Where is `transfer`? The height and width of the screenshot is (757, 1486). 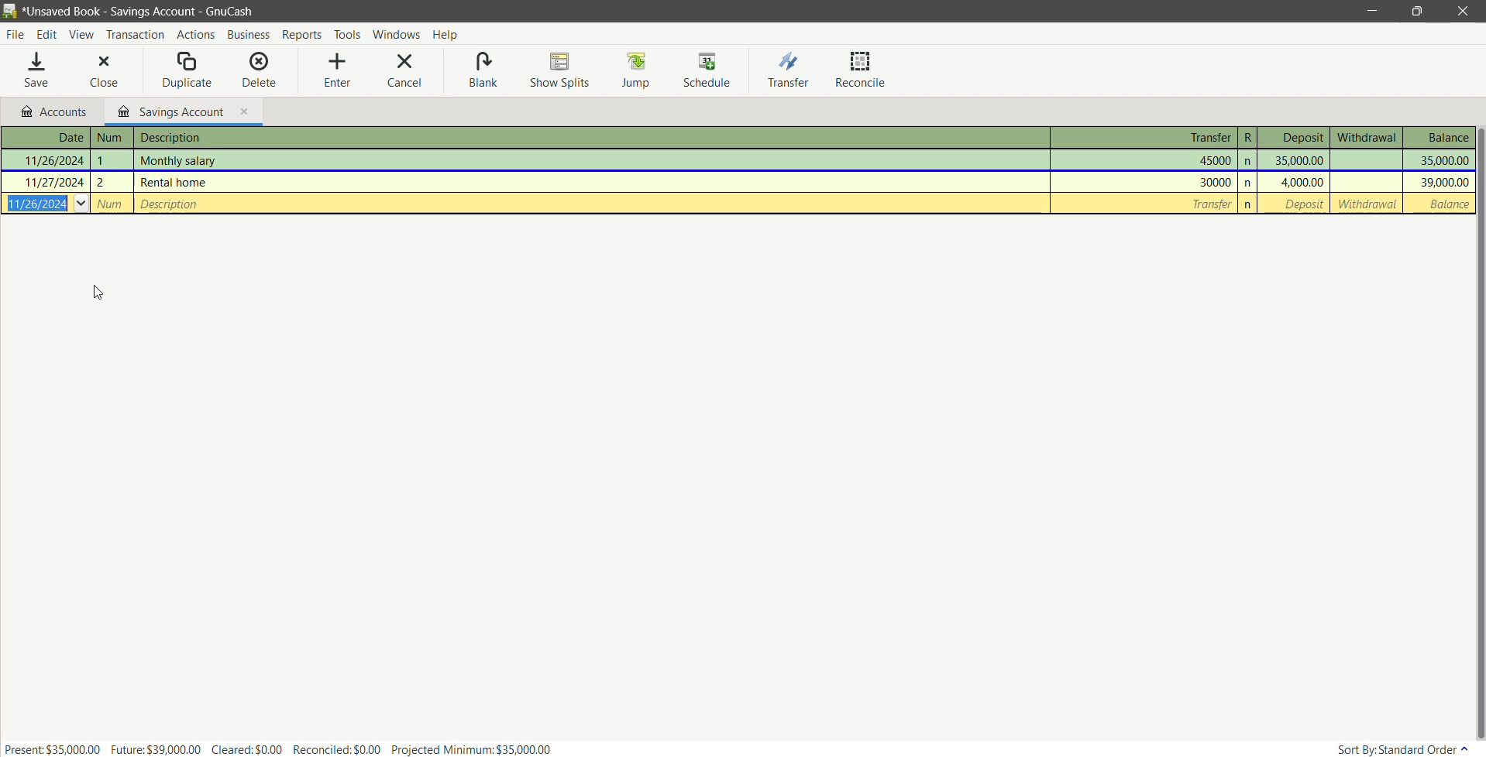 transfer is located at coordinates (1146, 202).